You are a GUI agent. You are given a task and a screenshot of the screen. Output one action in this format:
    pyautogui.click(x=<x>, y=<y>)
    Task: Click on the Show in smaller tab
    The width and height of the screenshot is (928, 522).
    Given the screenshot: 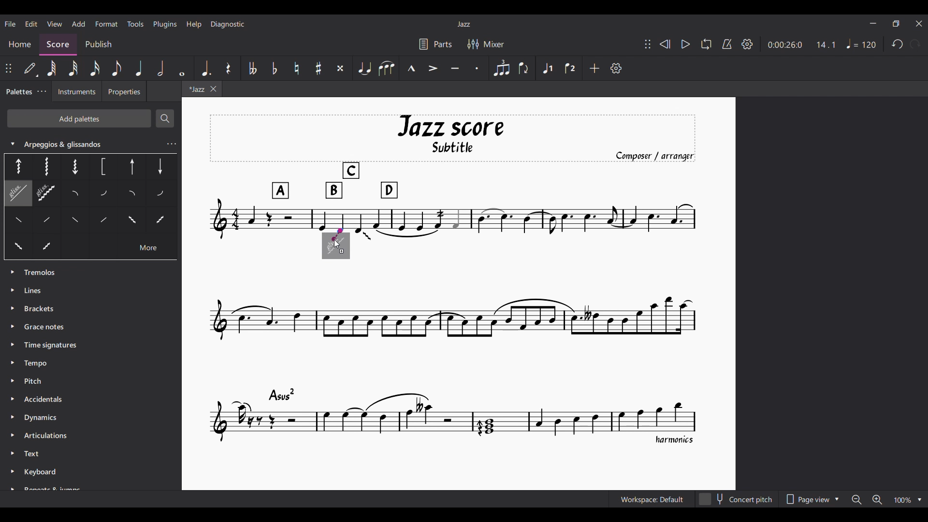 What is the action you would take?
    pyautogui.click(x=896, y=24)
    